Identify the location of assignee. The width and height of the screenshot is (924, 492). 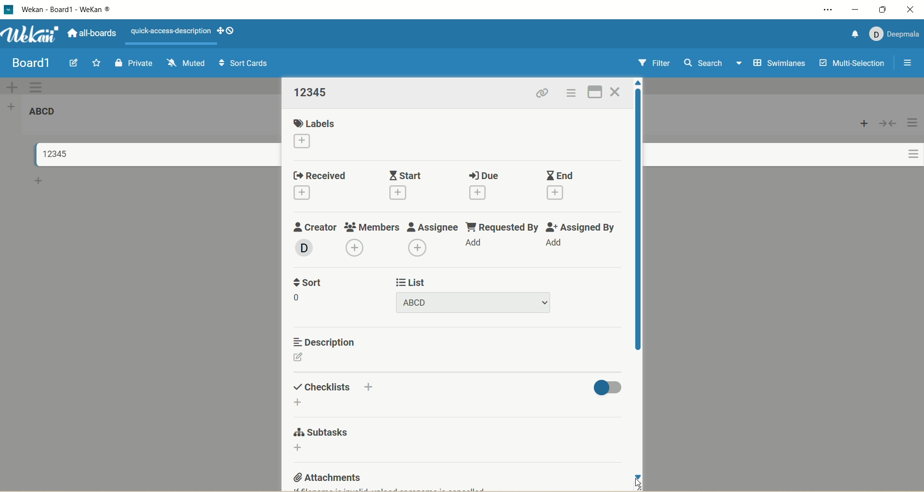
(432, 227).